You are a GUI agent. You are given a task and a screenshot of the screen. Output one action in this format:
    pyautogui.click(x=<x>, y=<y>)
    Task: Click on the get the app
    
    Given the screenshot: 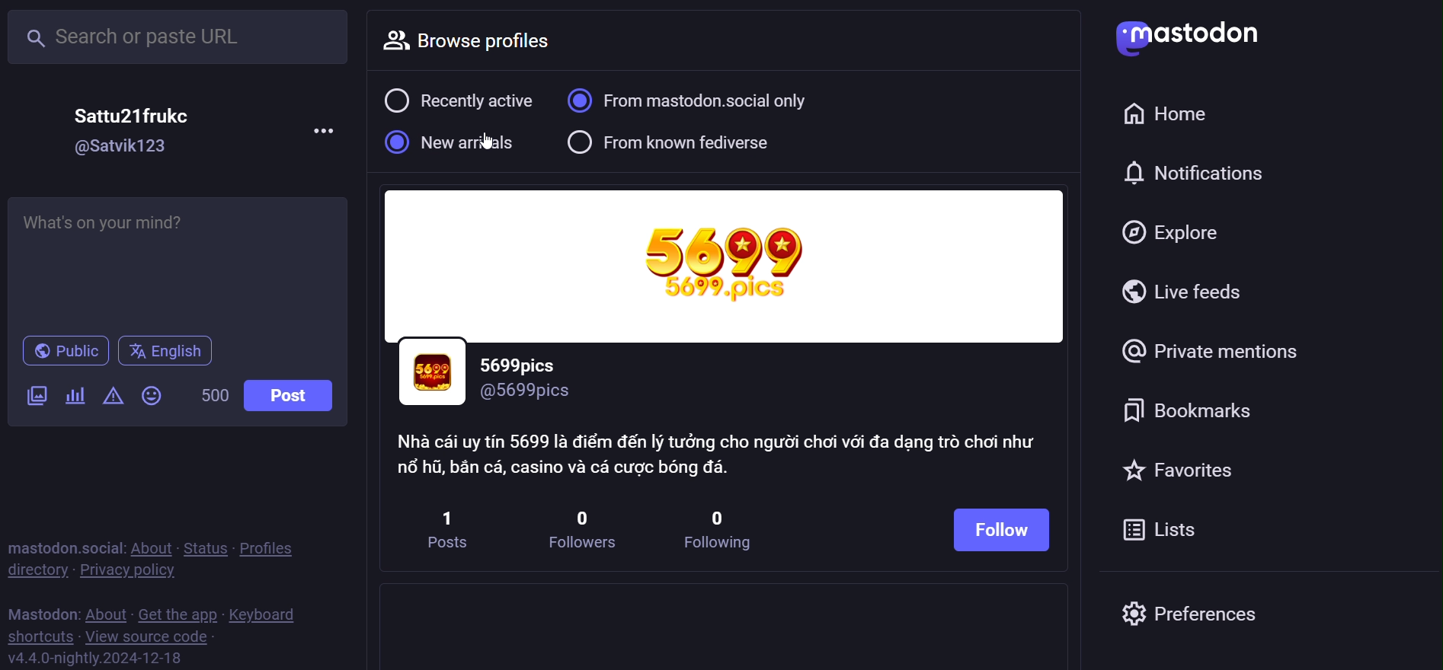 What is the action you would take?
    pyautogui.click(x=174, y=614)
    